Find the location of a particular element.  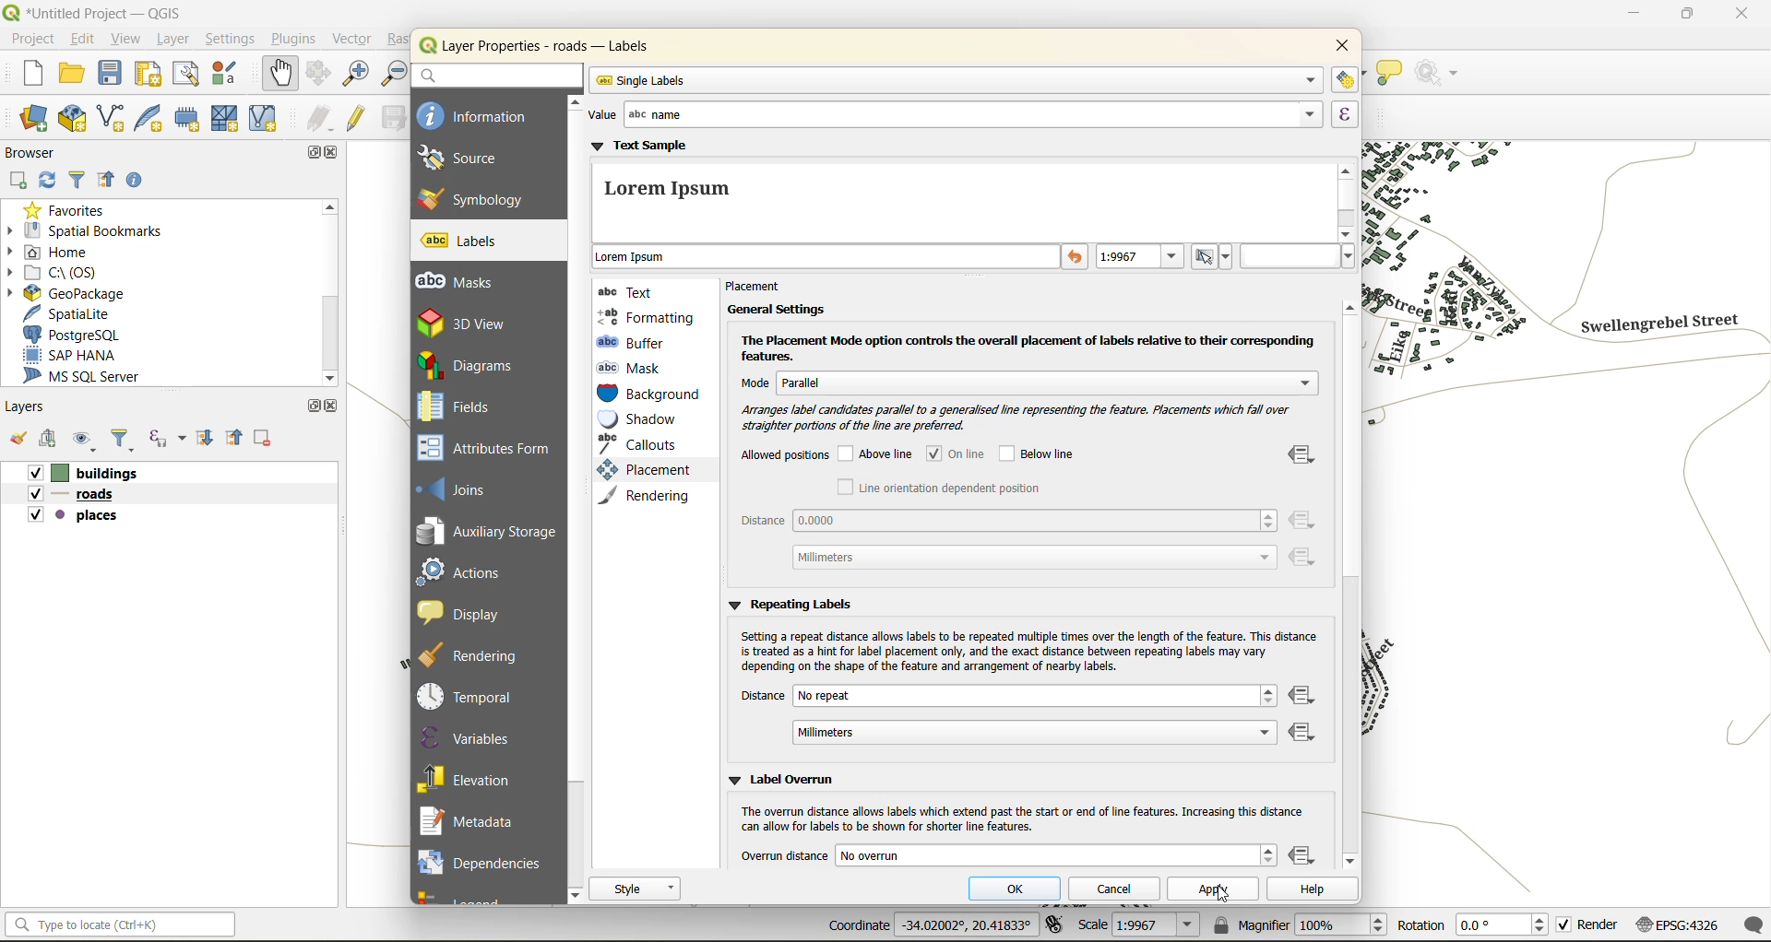

style manager is located at coordinates (232, 76).